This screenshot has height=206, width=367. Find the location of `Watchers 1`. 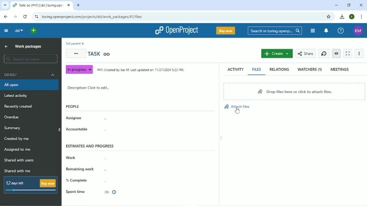

Watchers 1 is located at coordinates (310, 70).